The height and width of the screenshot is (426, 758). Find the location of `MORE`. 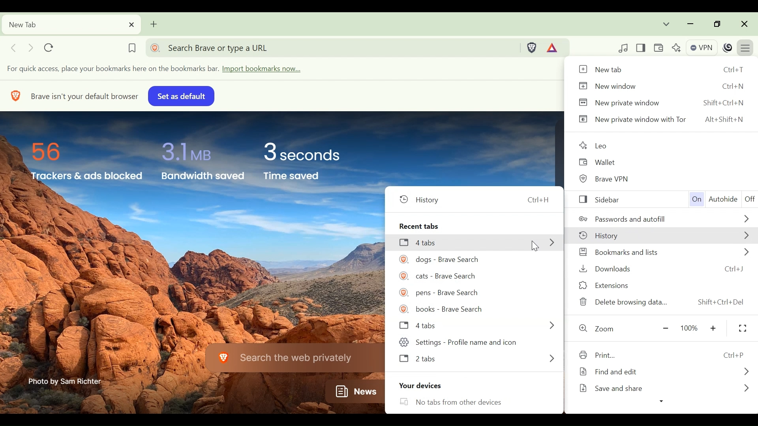

MORE is located at coordinates (548, 325).